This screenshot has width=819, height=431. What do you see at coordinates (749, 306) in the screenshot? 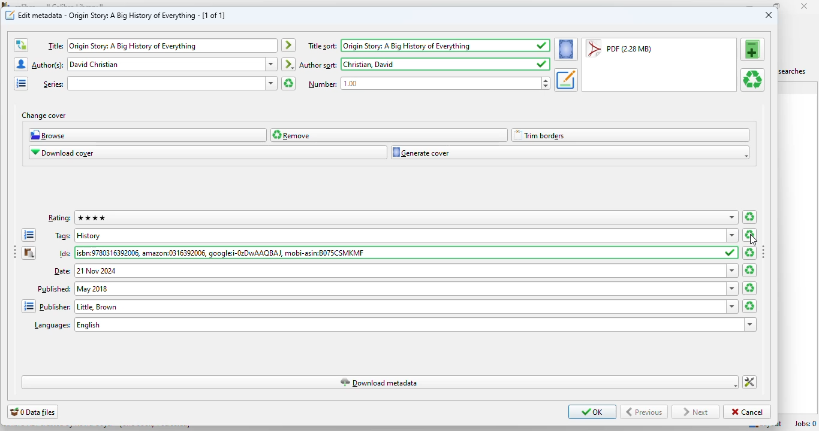
I see `clear publisher` at bounding box center [749, 306].